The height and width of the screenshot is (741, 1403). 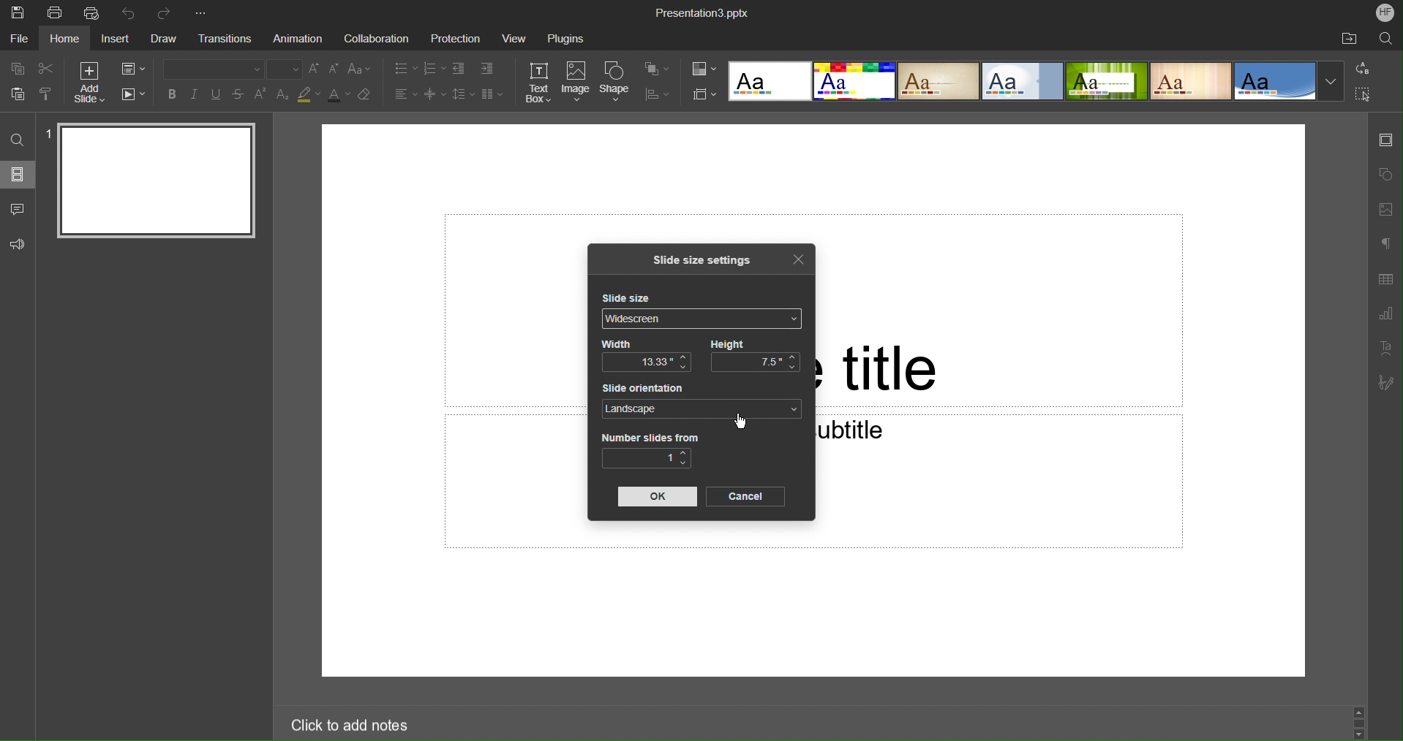 I want to click on Height, so click(x=729, y=343).